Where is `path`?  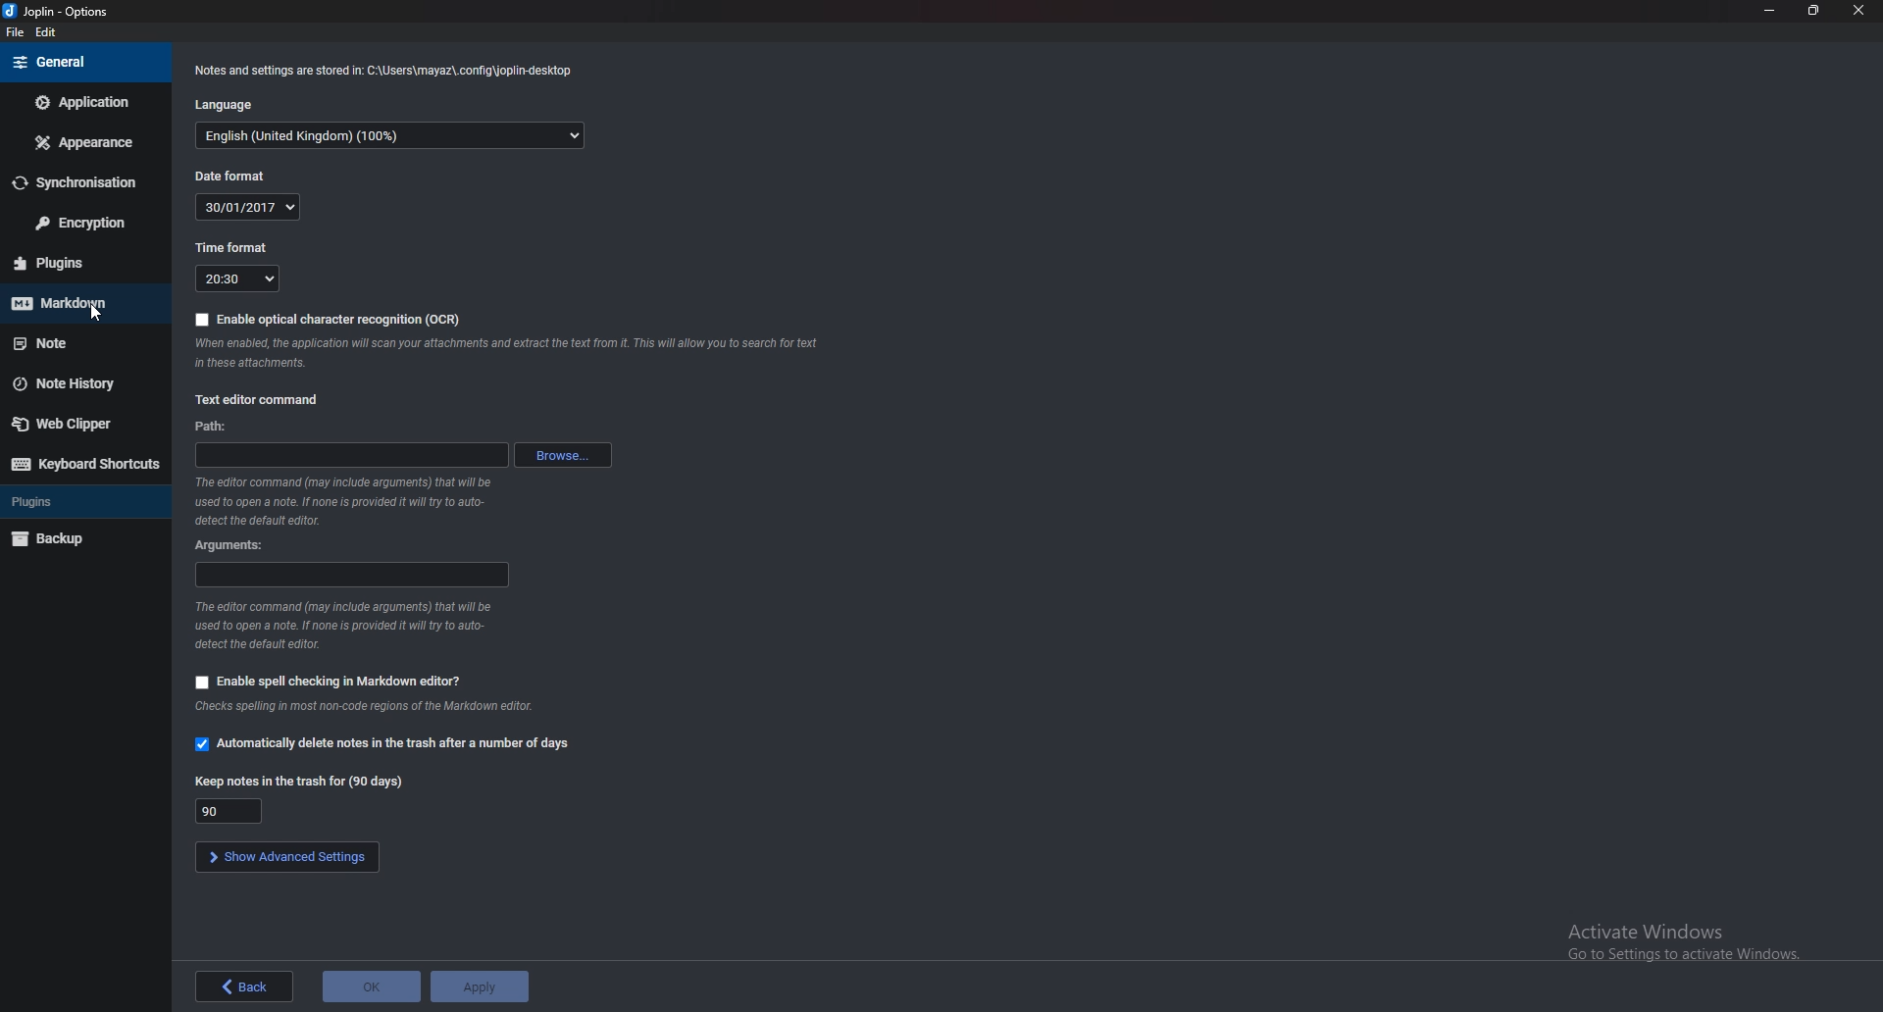 path is located at coordinates (351, 455).